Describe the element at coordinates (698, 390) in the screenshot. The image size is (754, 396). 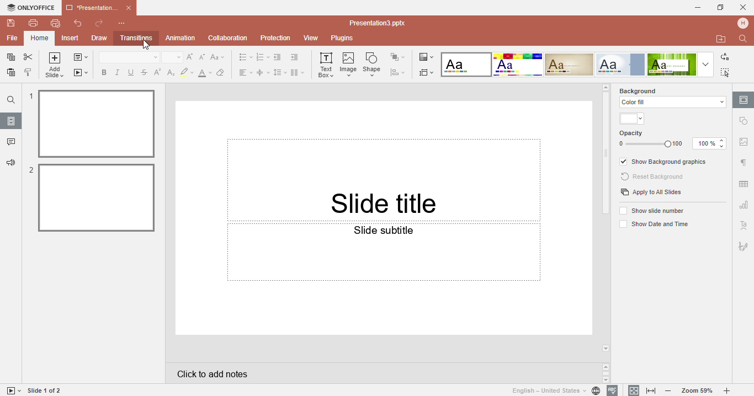
I see `Zoom` at that location.